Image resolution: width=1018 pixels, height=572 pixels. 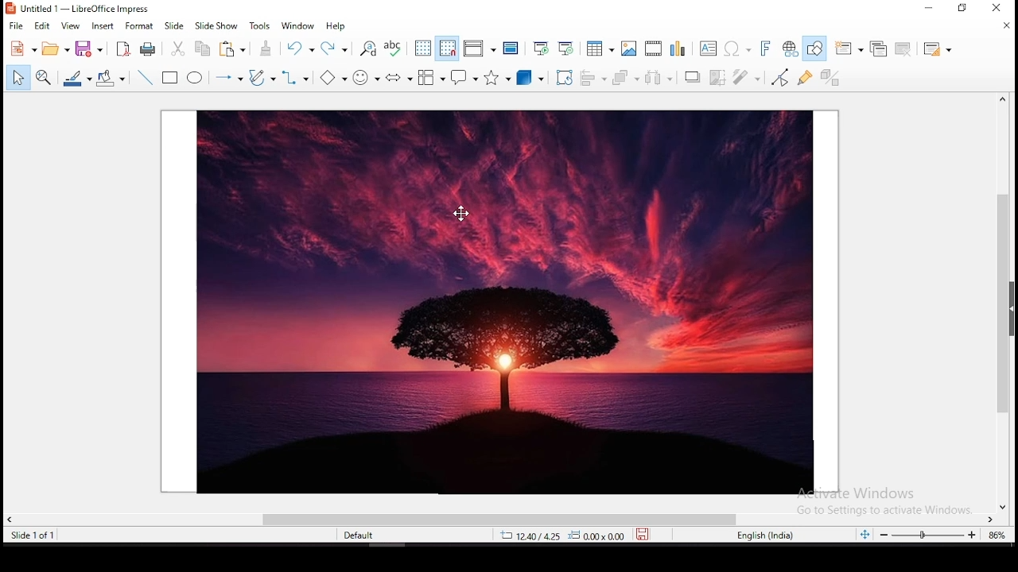 What do you see at coordinates (736, 48) in the screenshot?
I see `insert special characters` at bounding box center [736, 48].